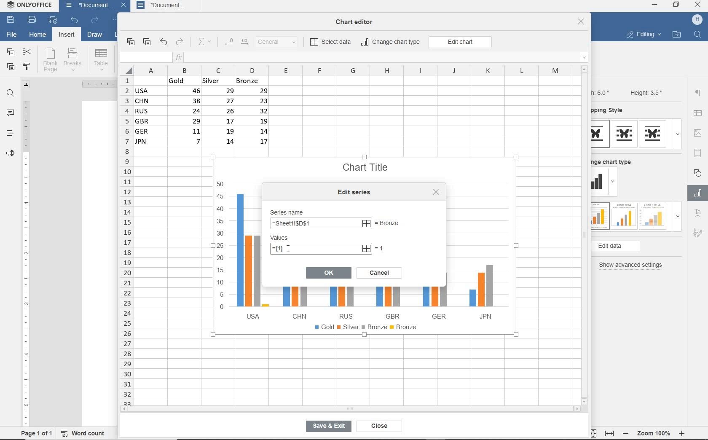  I want to click on type 3, so click(655, 134).